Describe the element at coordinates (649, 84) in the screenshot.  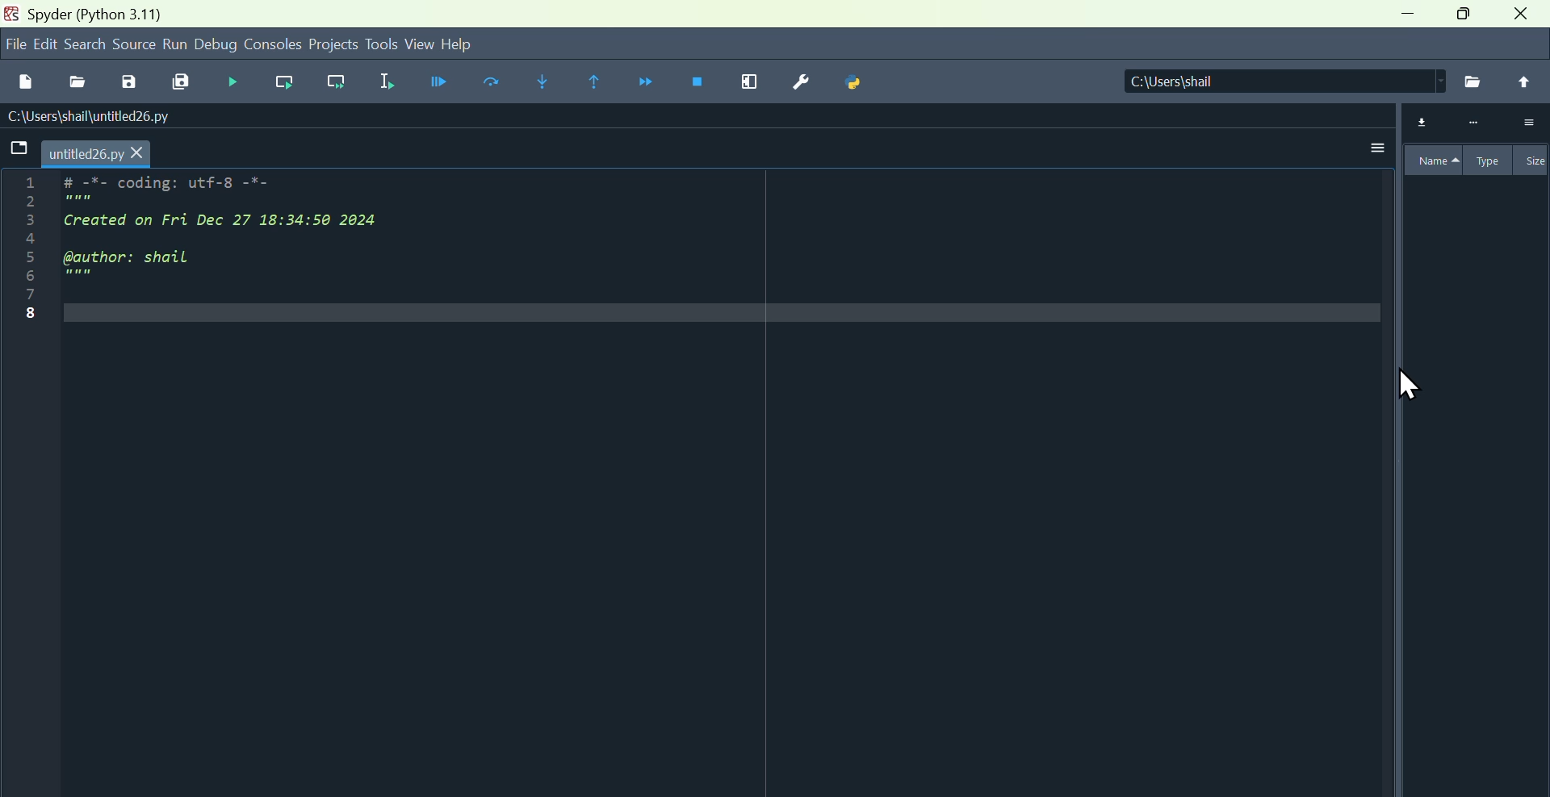
I see `Continue execution until next function` at that location.